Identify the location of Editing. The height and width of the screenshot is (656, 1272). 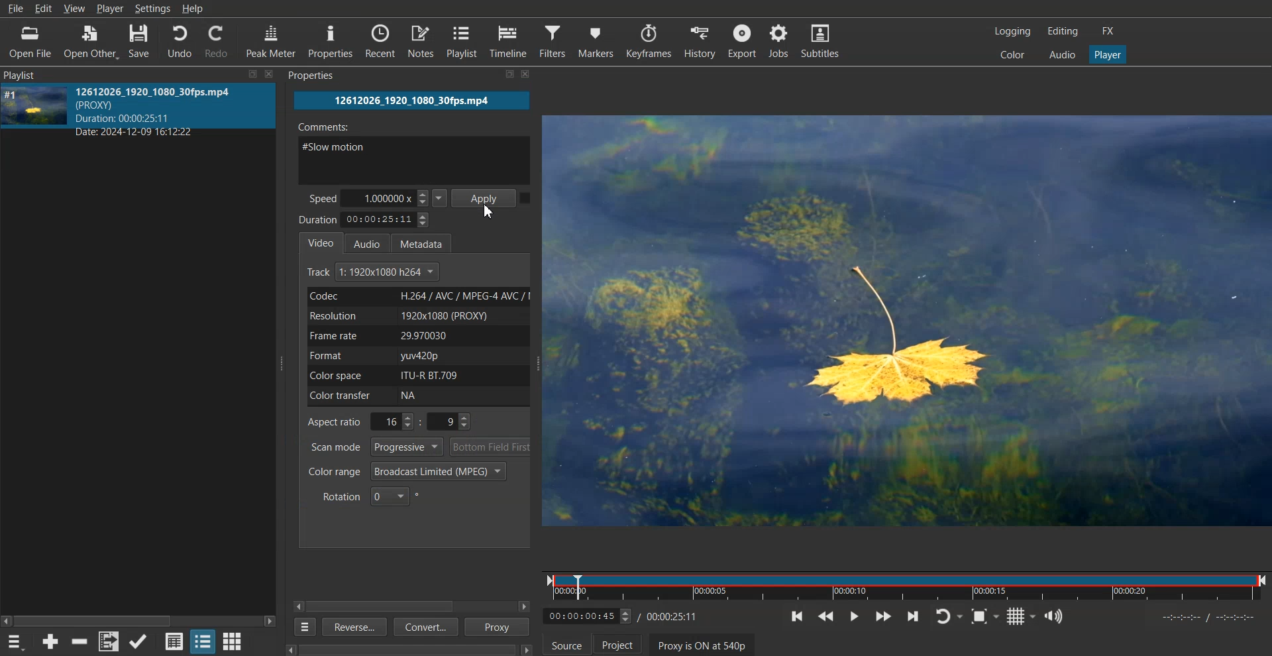
(1062, 32).